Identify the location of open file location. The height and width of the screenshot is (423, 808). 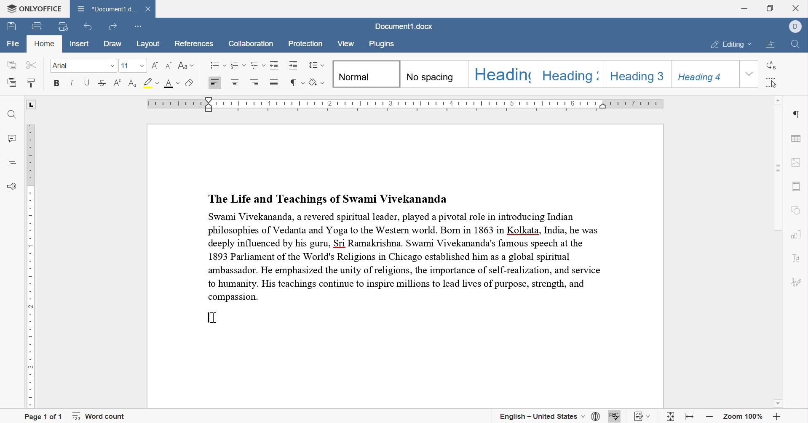
(771, 45).